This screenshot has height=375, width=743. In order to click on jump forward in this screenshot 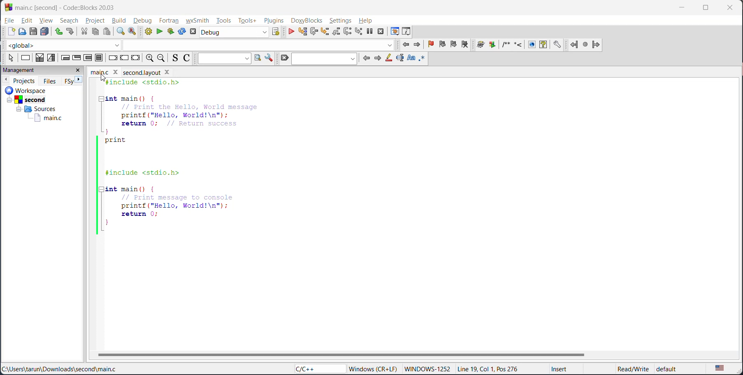, I will do `click(418, 46)`.